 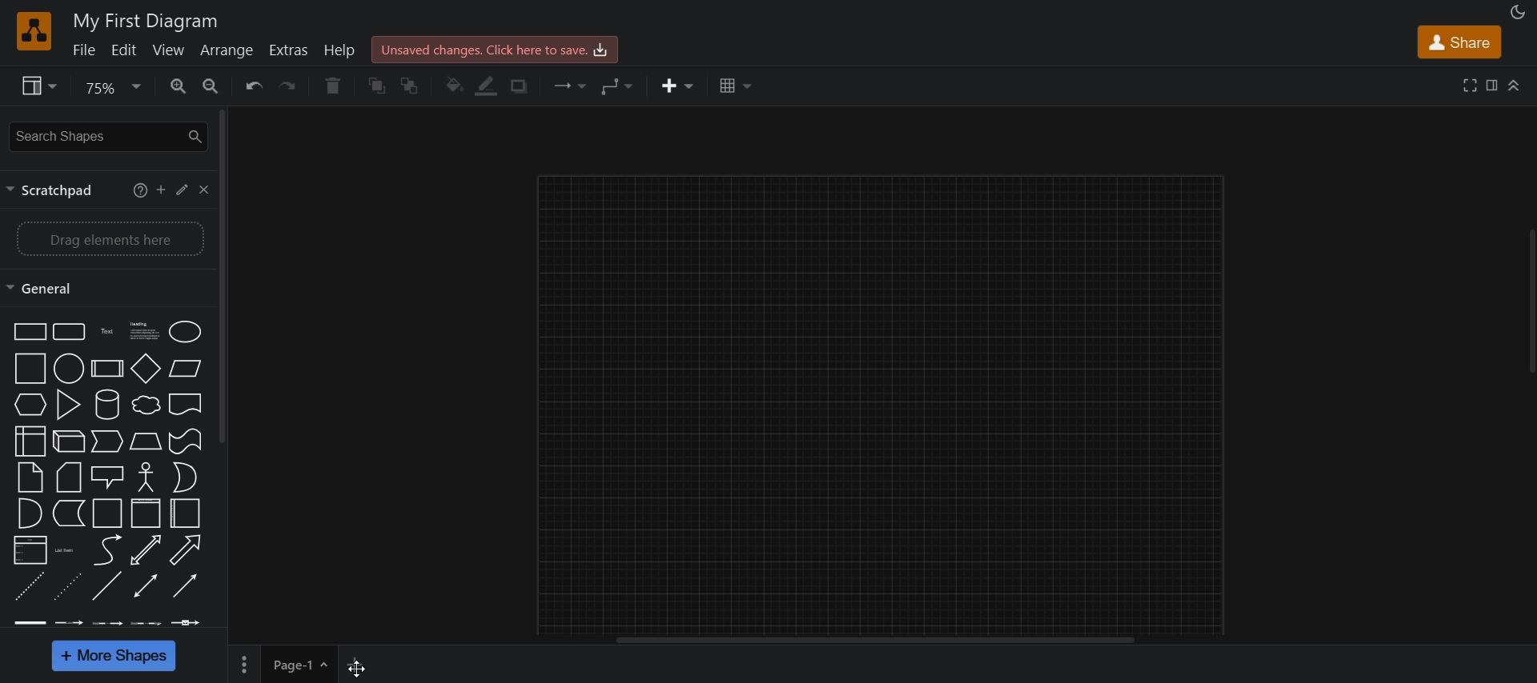 I want to click on close, so click(x=210, y=189).